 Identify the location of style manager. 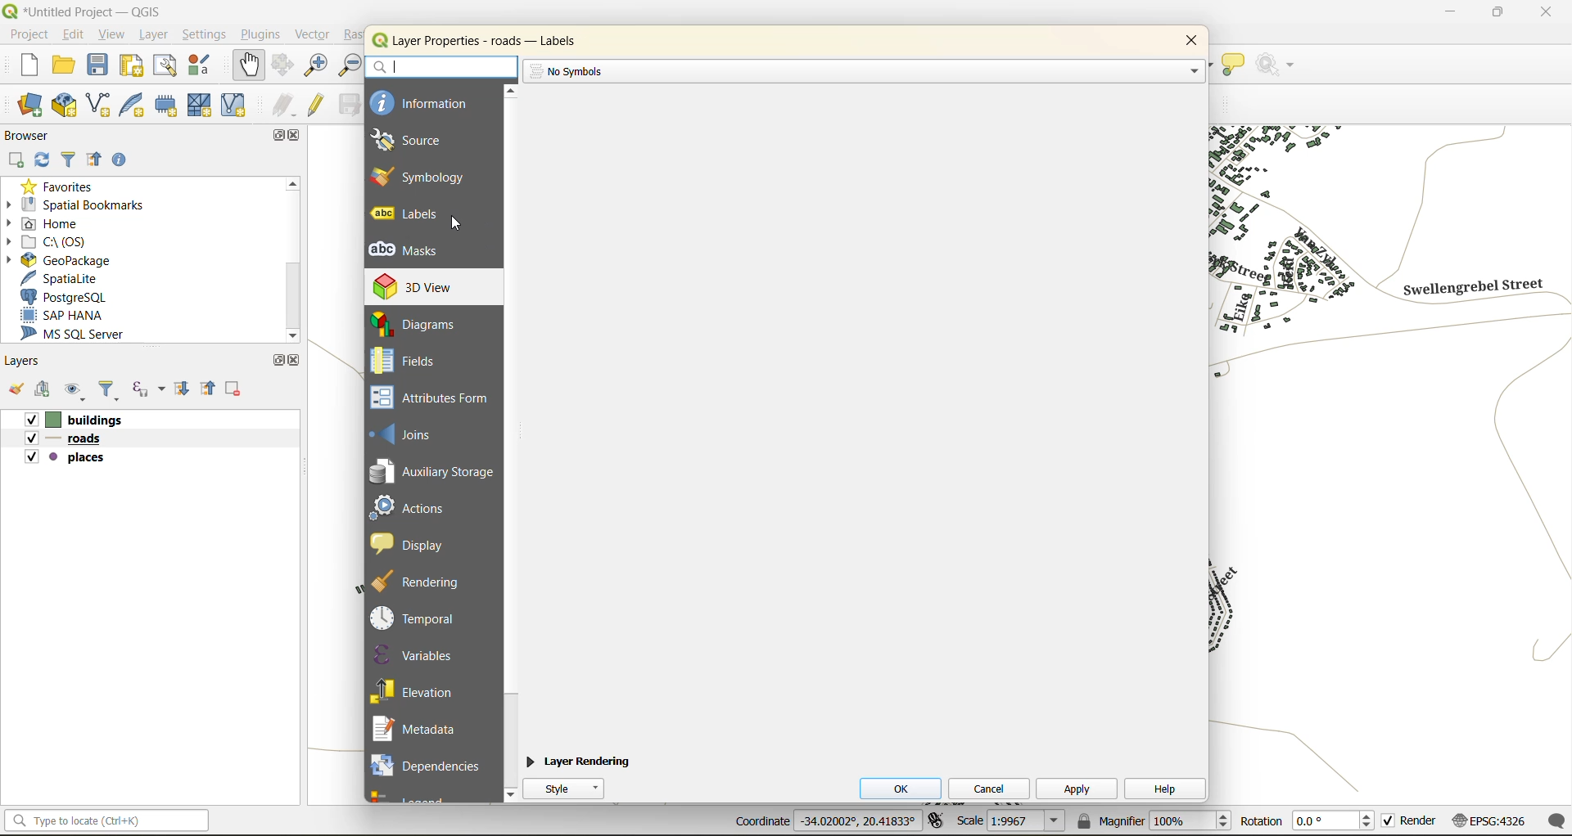
(206, 67).